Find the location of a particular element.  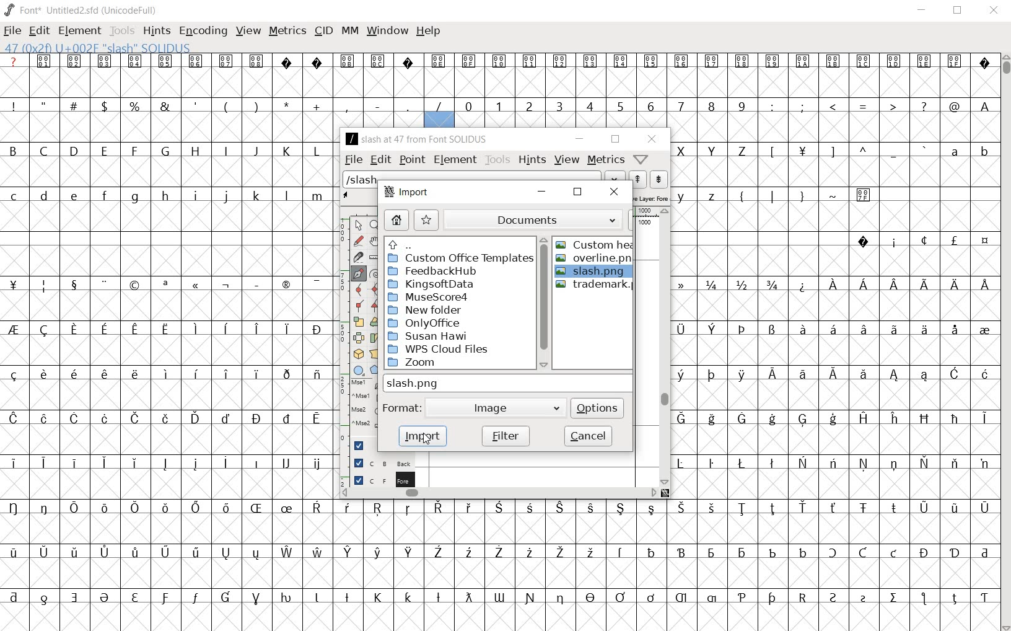

symbols is located at coordinates (845, 151).